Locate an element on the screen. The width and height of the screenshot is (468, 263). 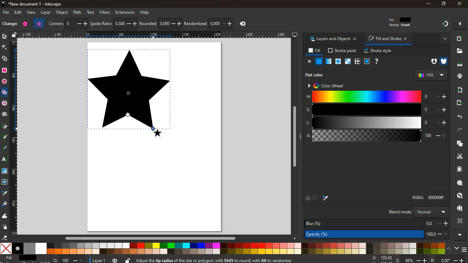
back is located at coordinates (458, 117).